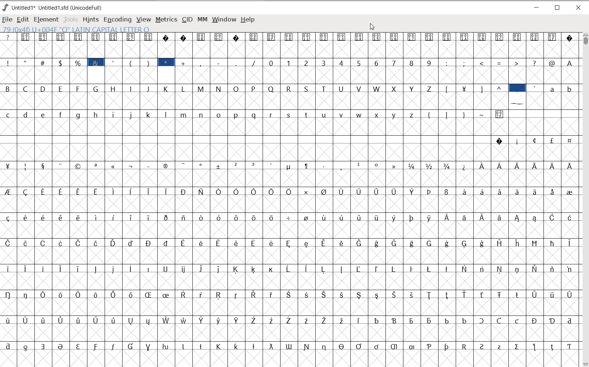  I want to click on HINTS, so click(91, 20).